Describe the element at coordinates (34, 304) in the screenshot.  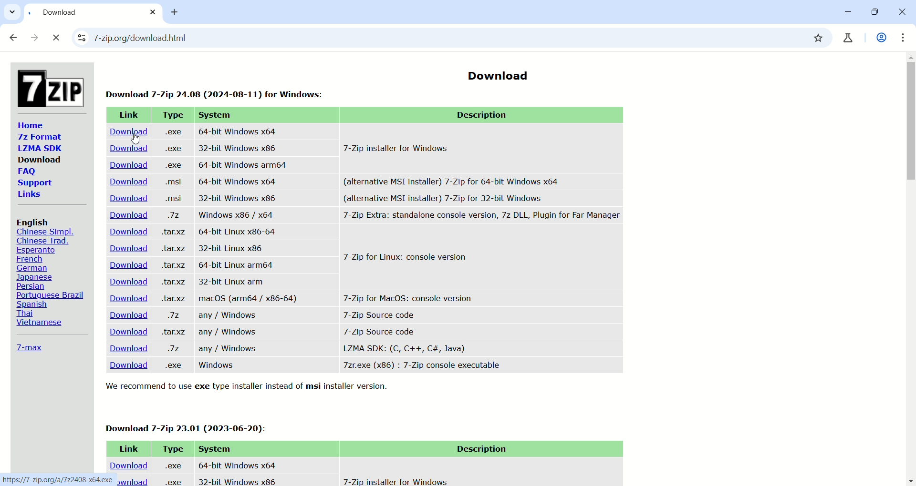
I see `Spanish` at that location.